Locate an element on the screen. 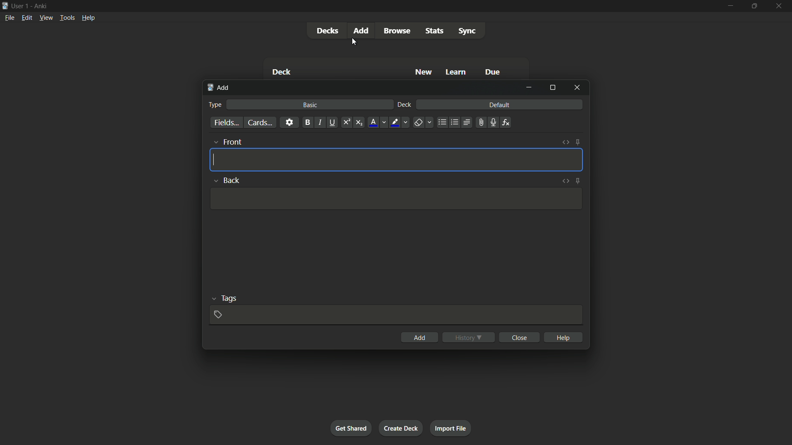 The width and height of the screenshot is (792, 445). basic is located at coordinates (311, 105).